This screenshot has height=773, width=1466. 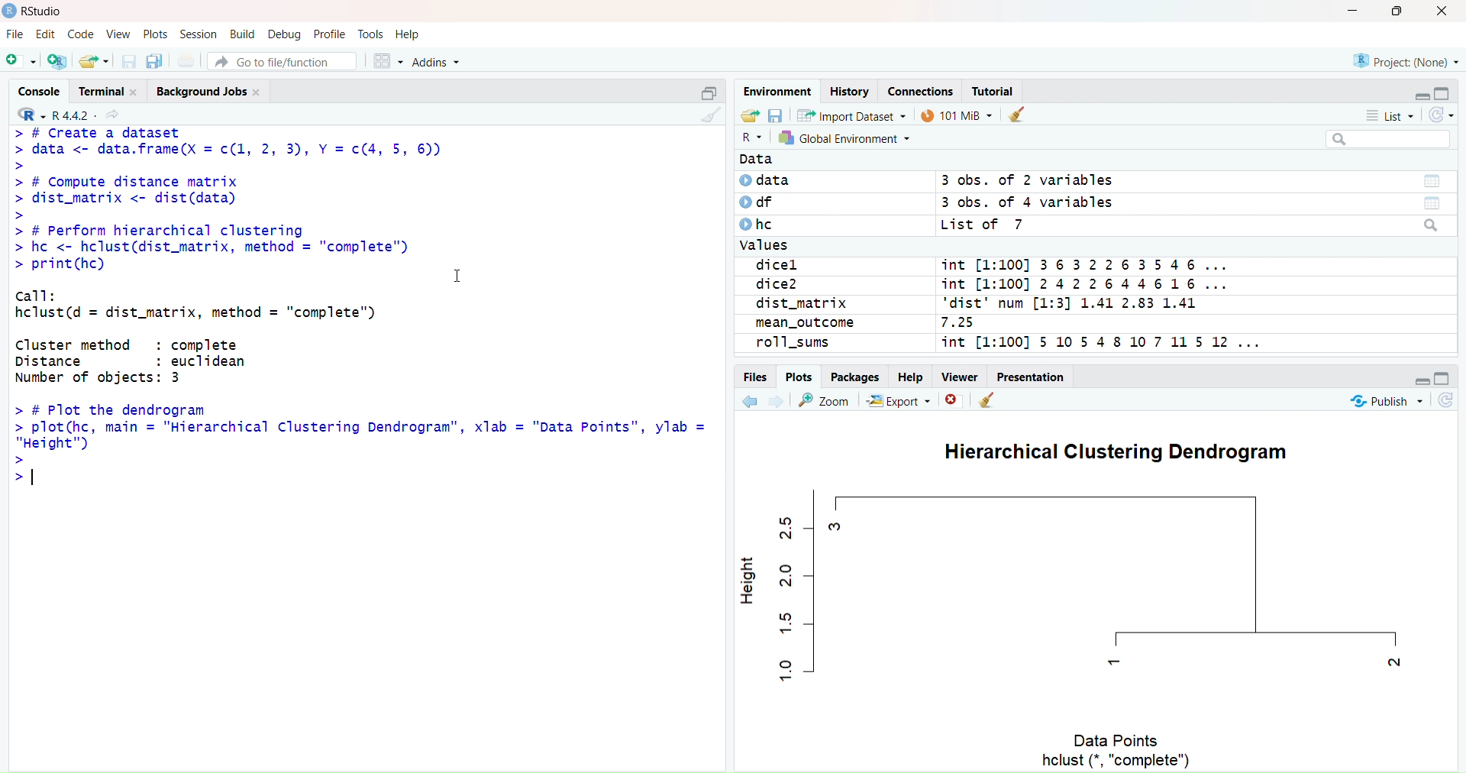 What do you see at coordinates (116, 114) in the screenshot?
I see ` View the current working directory` at bounding box center [116, 114].